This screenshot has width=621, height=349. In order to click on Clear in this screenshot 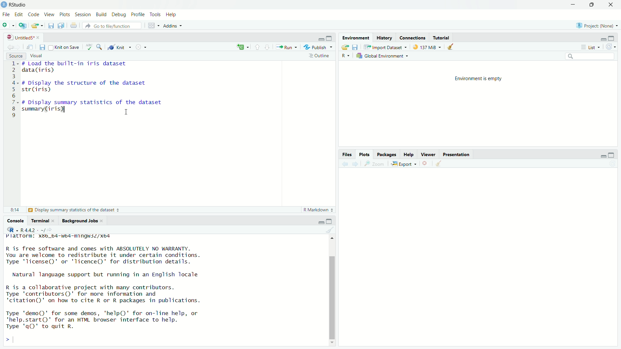, I will do `click(331, 229)`.